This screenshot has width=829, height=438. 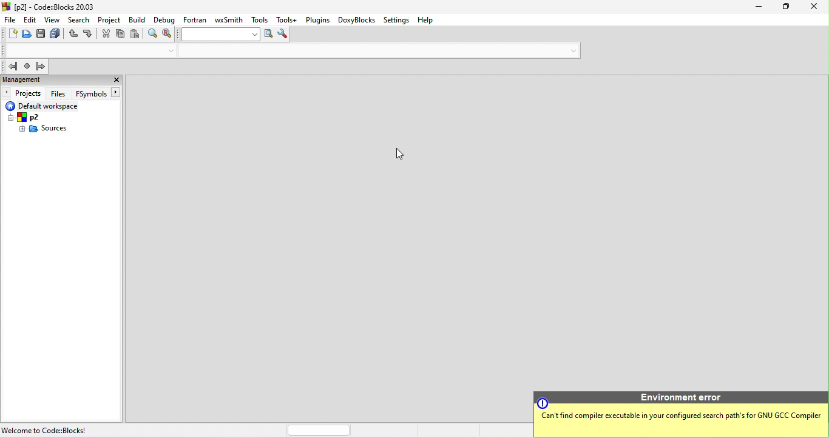 I want to click on copy, so click(x=121, y=35).